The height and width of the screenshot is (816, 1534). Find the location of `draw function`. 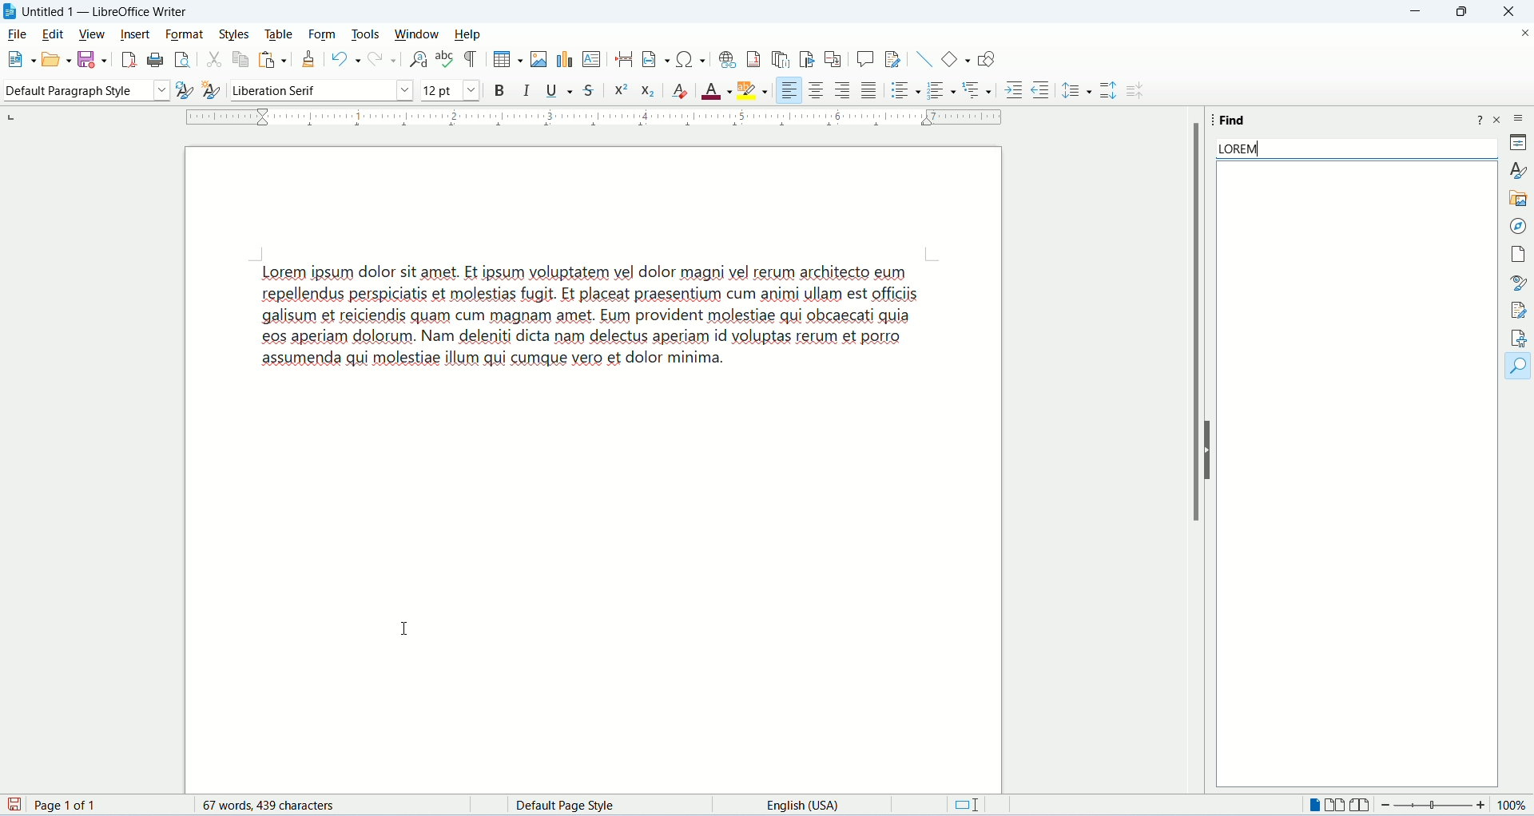

draw function is located at coordinates (990, 59).